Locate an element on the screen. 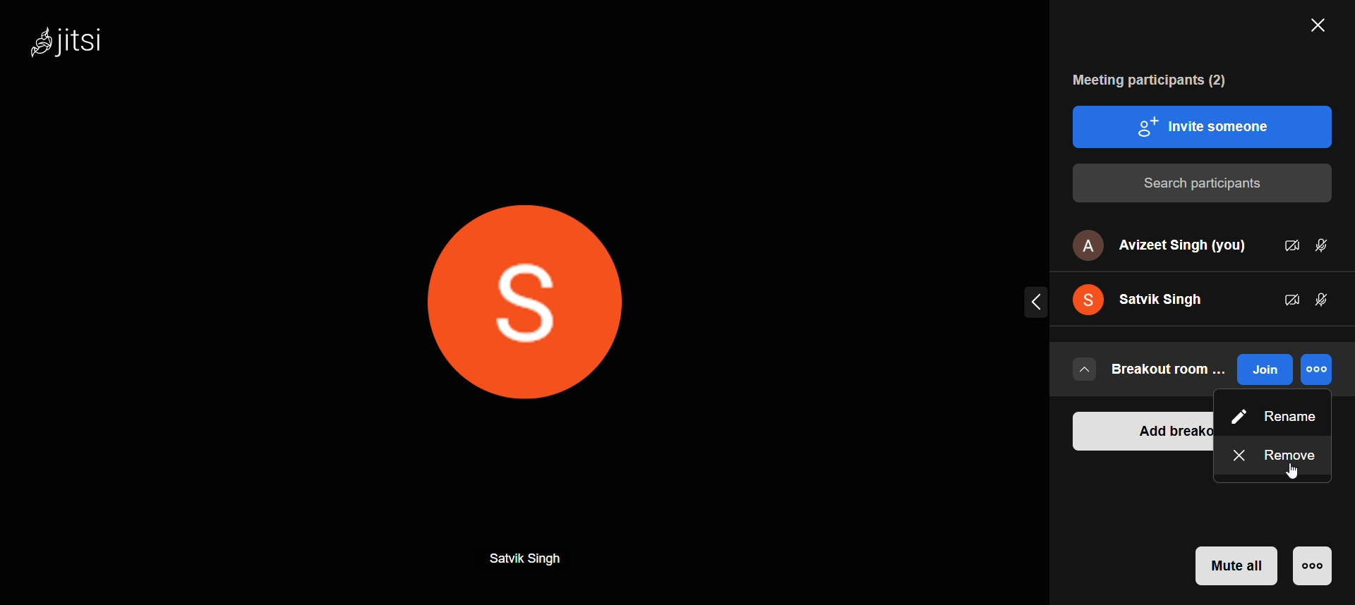 The height and width of the screenshot is (605, 1355). more moderator option is located at coordinates (1313, 565).